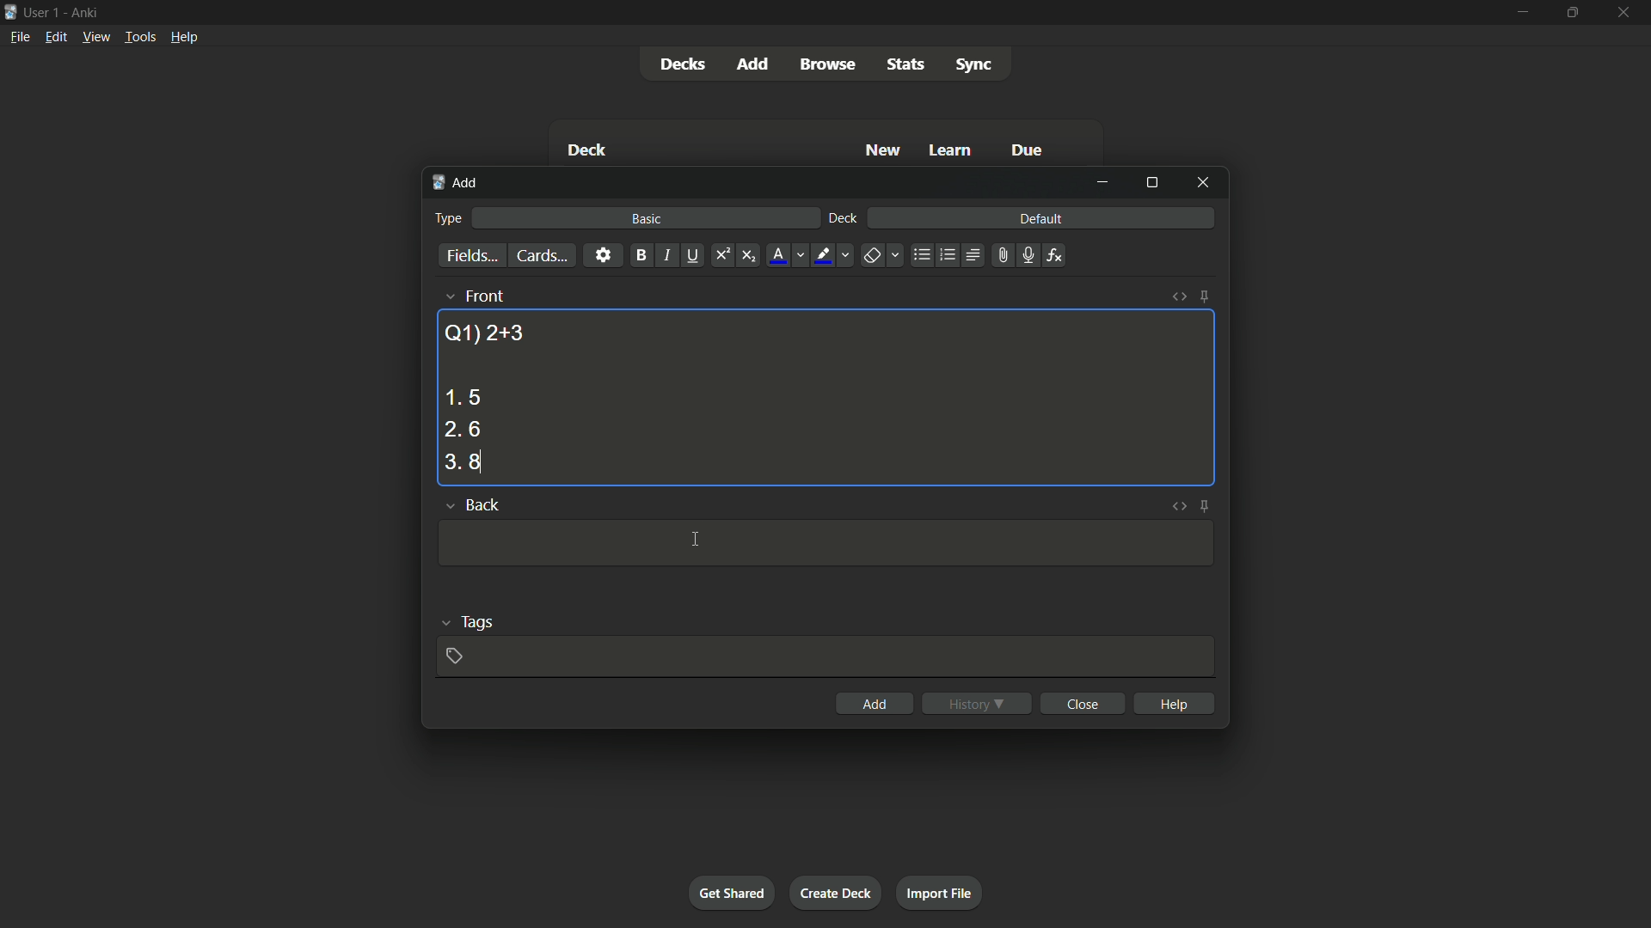 The image size is (1651, 928). I want to click on default, so click(1040, 217).